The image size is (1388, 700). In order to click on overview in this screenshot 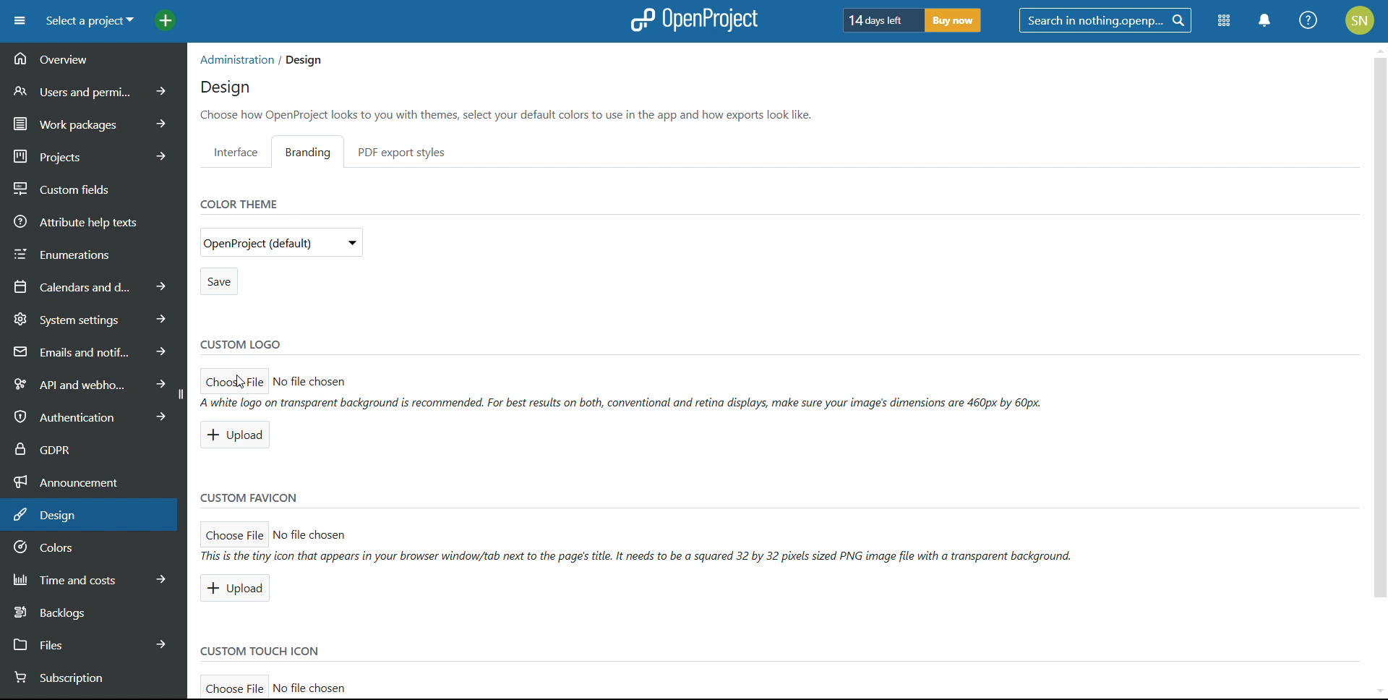, I will do `click(93, 59)`.